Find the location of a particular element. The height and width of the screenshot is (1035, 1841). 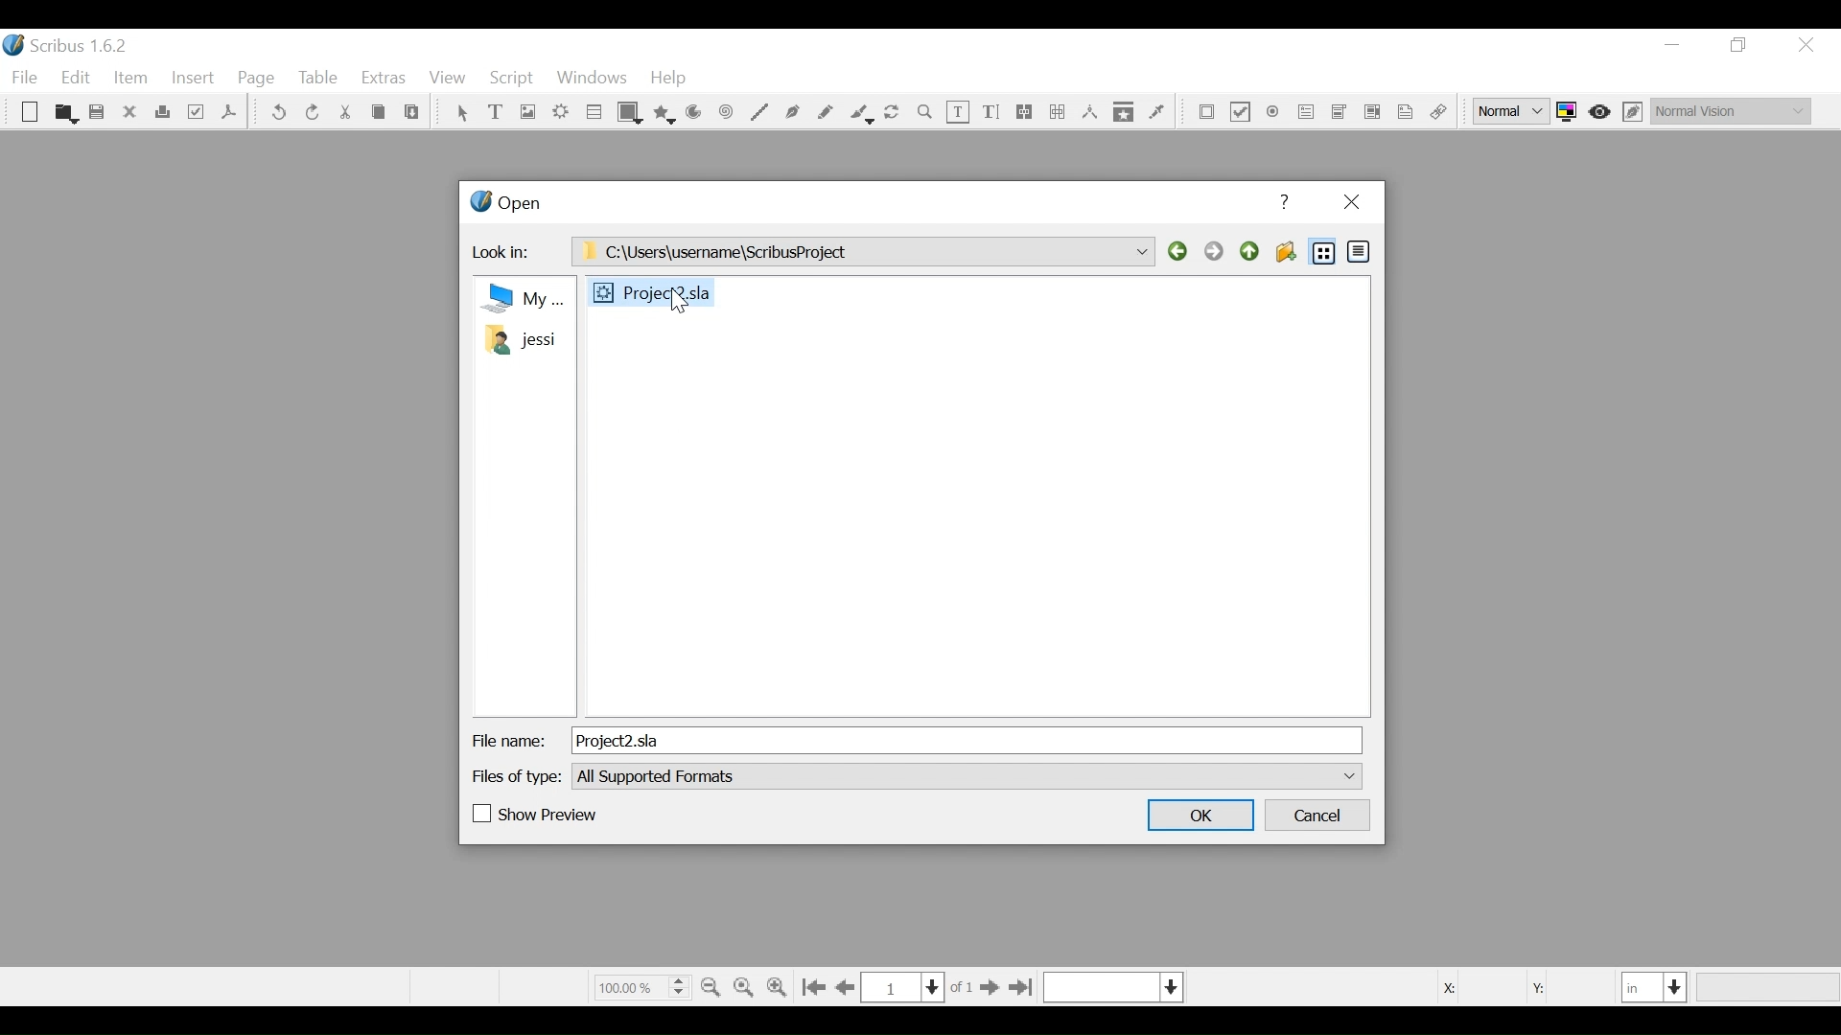

New is located at coordinates (30, 114).